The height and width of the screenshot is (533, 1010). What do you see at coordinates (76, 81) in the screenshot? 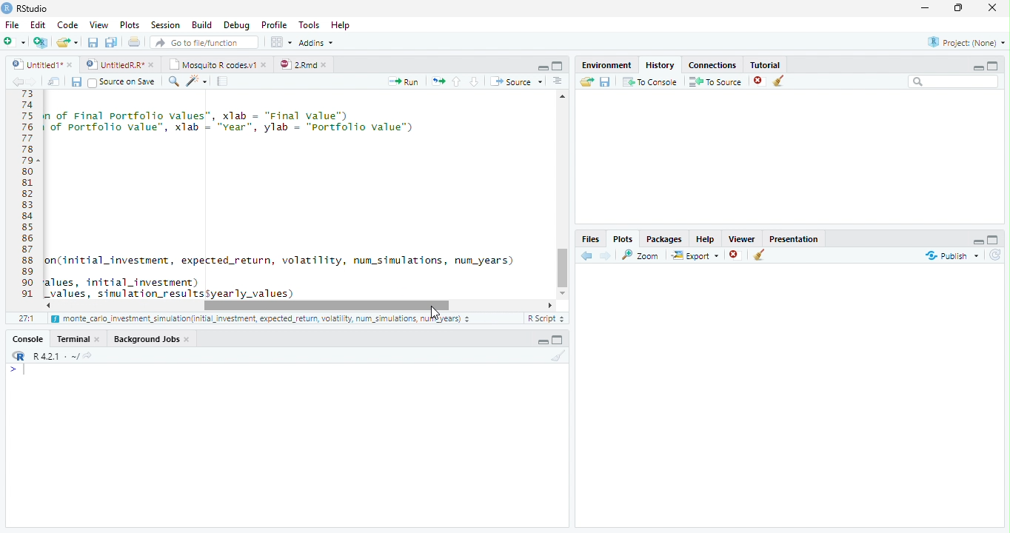
I see `Save` at bounding box center [76, 81].